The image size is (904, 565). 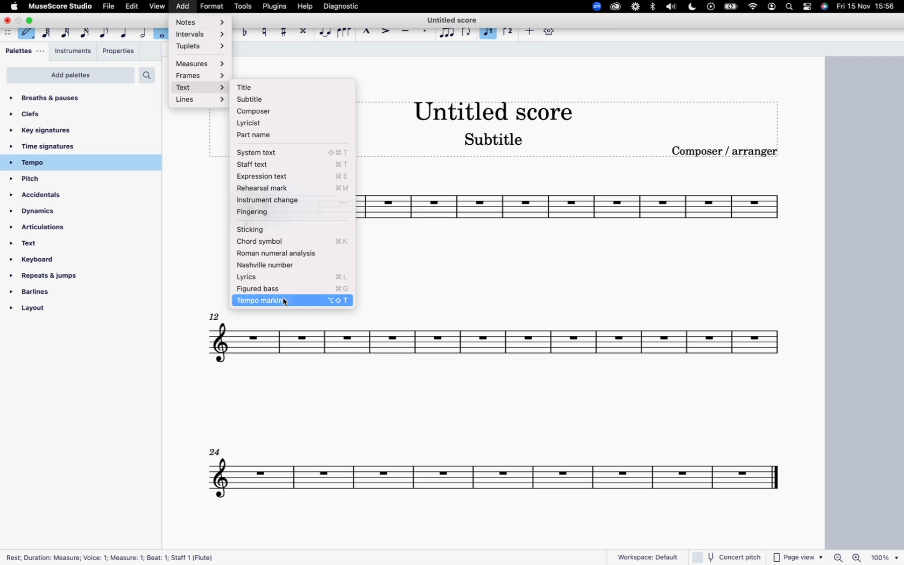 I want to click on loom, so click(x=634, y=8).